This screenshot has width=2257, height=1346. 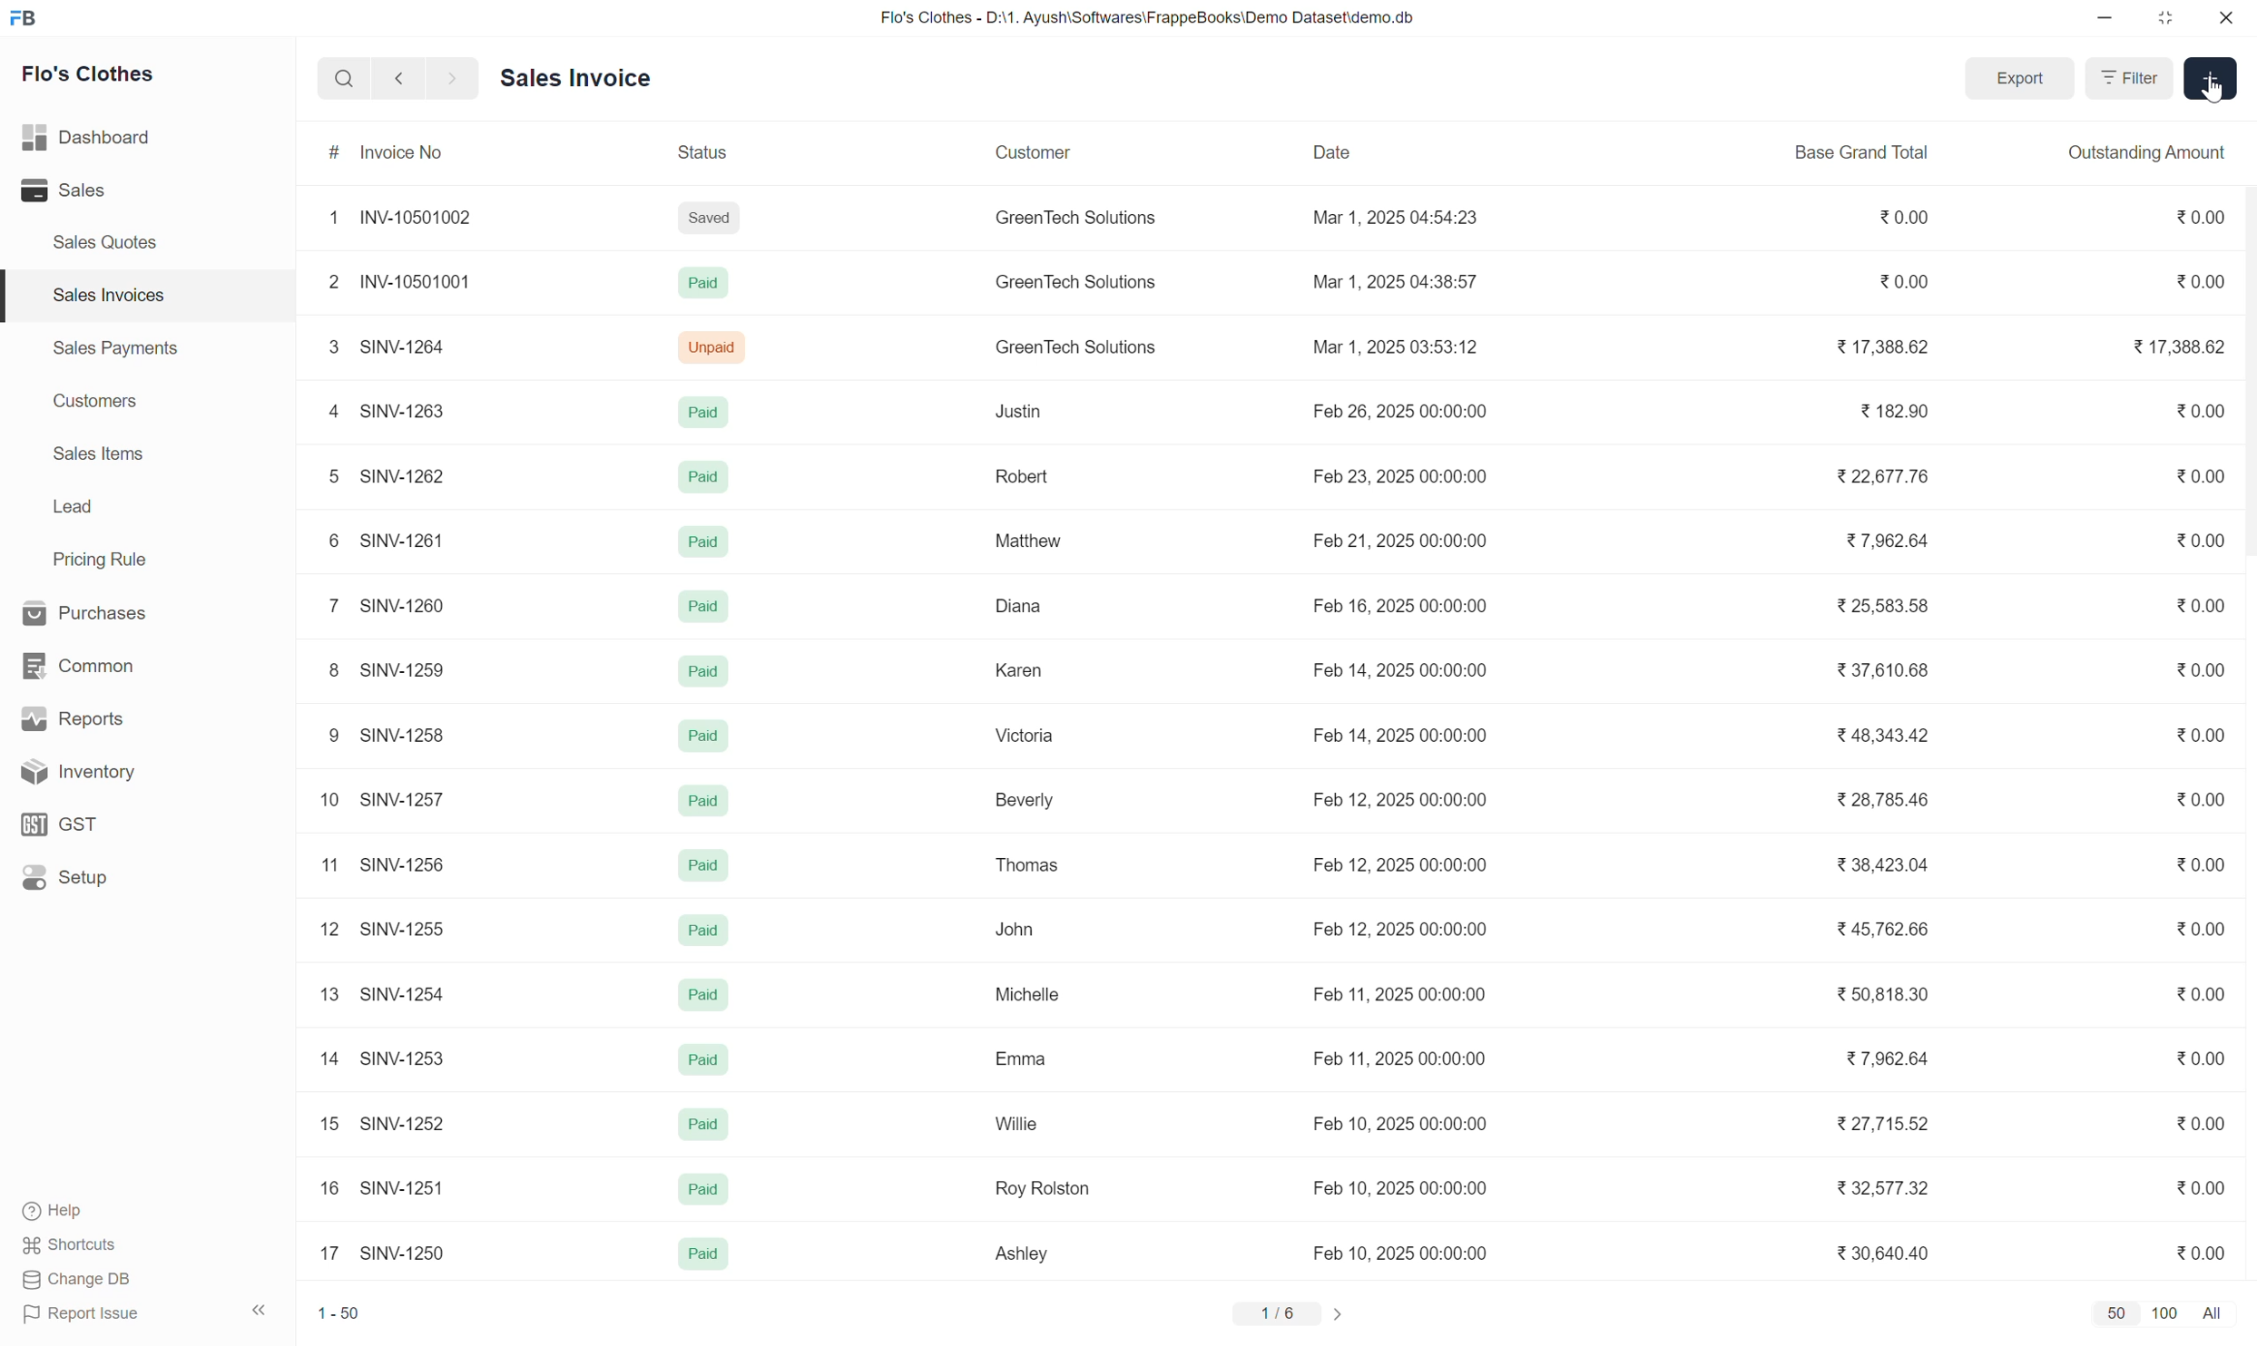 What do you see at coordinates (702, 800) in the screenshot?
I see `Paid` at bounding box center [702, 800].